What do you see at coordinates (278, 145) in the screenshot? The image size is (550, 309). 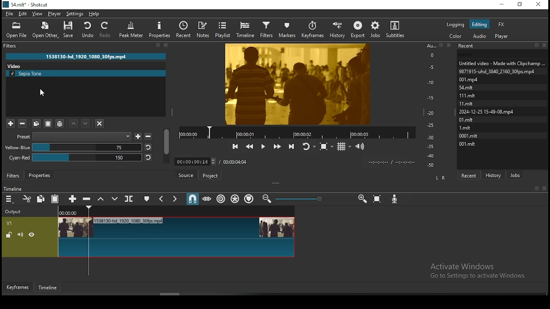 I see `play quickly forwards` at bounding box center [278, 145].